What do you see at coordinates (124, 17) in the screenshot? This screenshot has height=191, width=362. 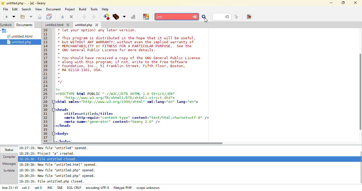 I see `choose more` at bounding box center [124, 17].